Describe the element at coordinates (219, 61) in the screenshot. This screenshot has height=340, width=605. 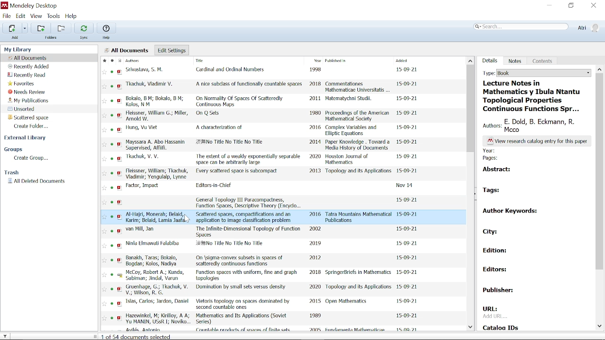
I see `Title` at that location.